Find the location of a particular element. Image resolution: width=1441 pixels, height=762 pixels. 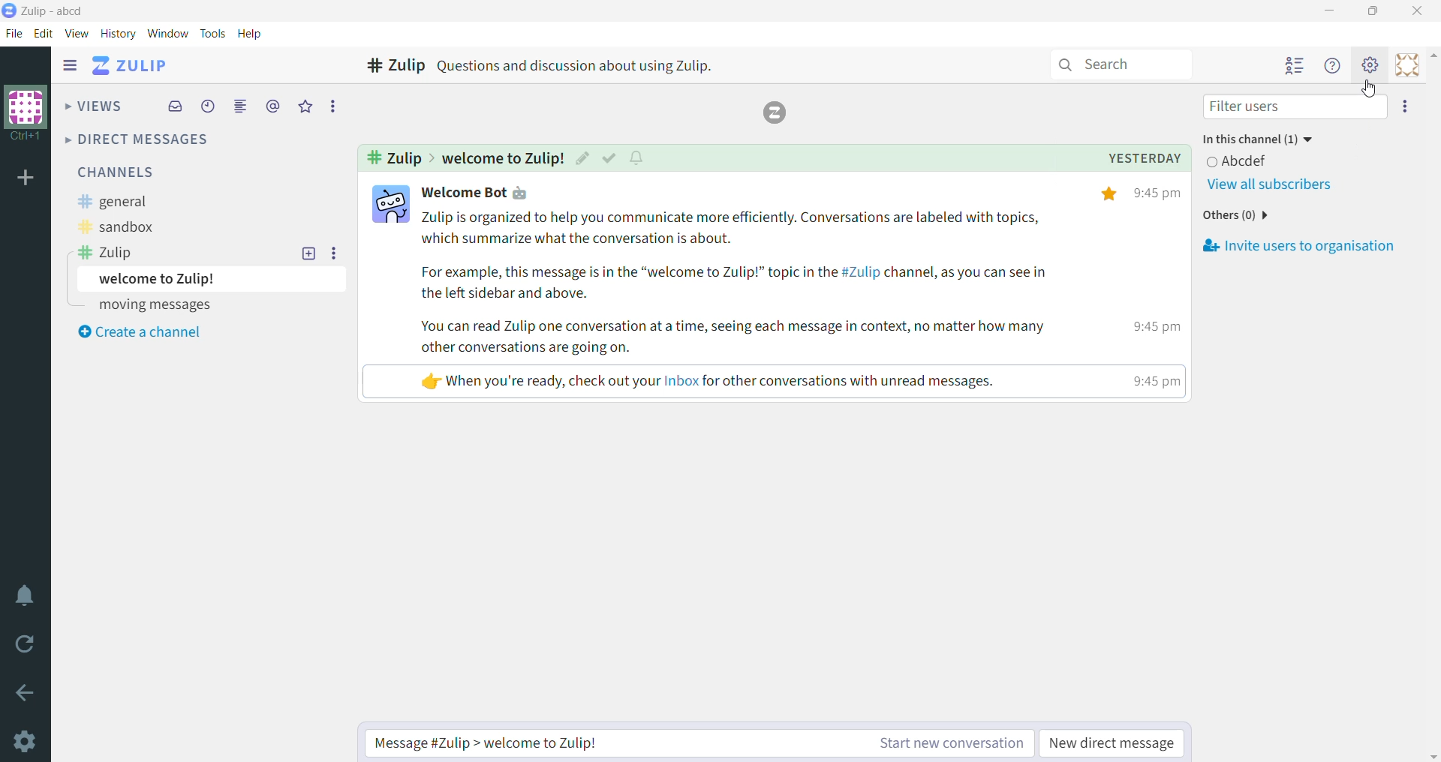

Mark as resolved is located at coordinates (609, 157).